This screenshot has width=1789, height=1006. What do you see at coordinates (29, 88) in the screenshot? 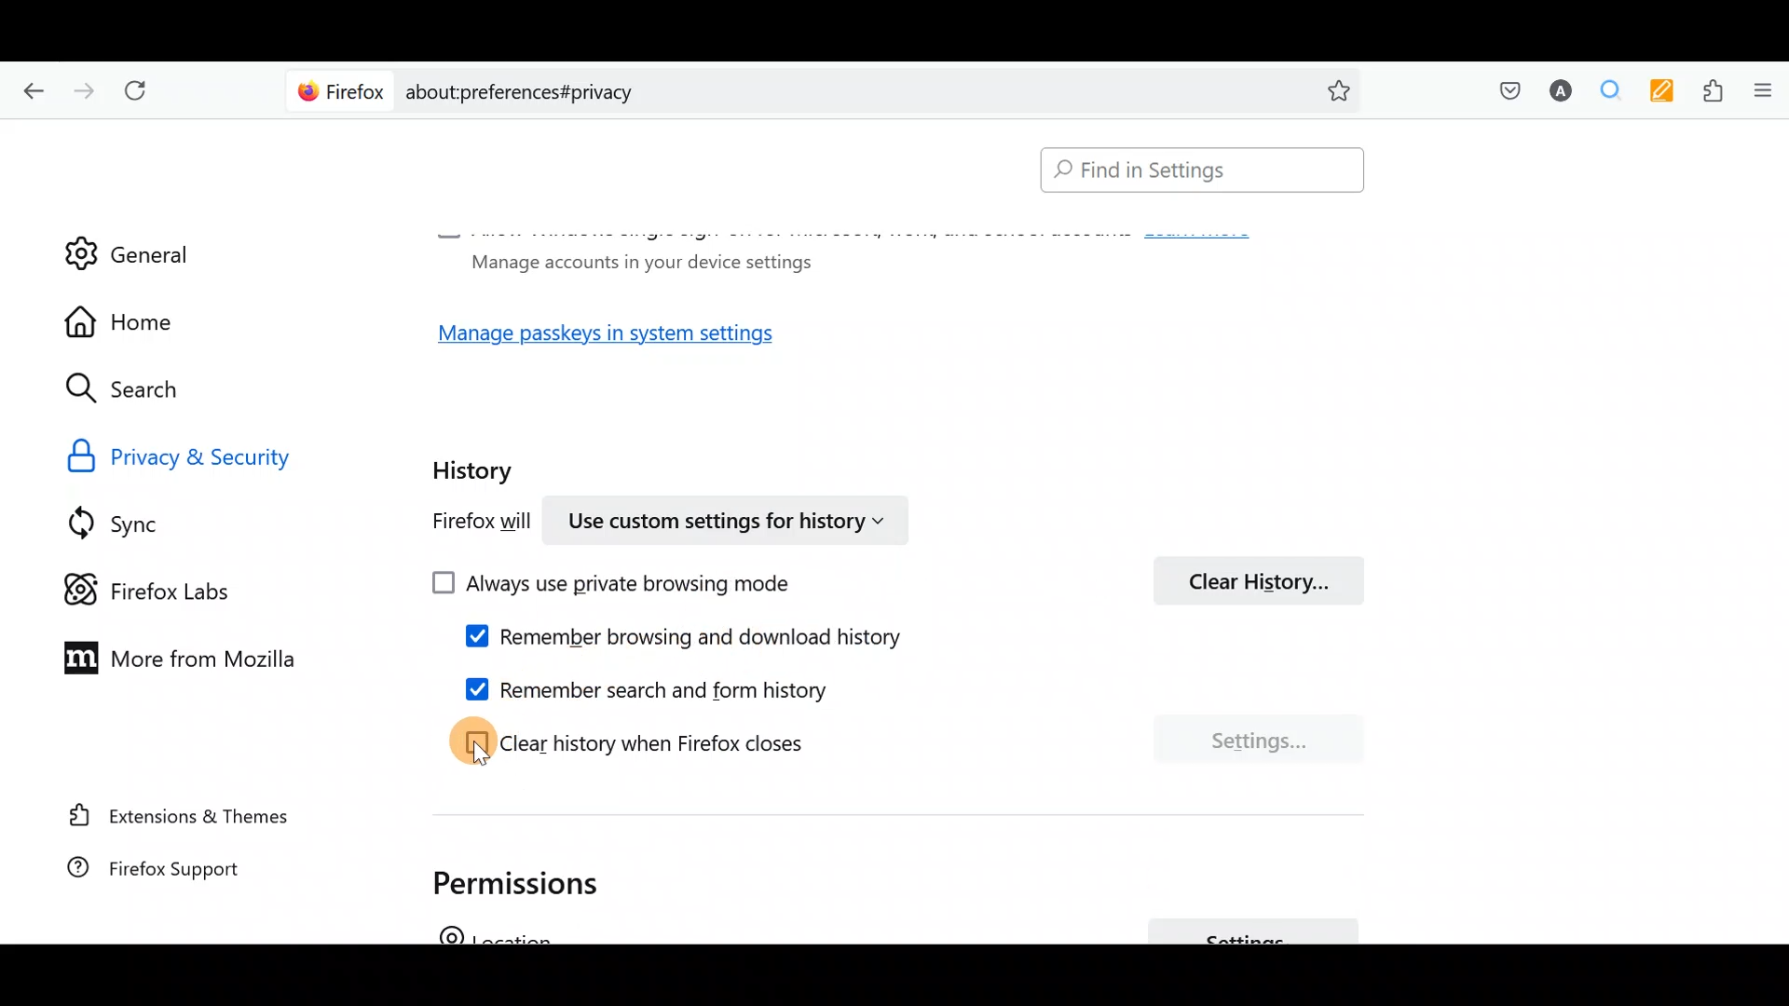
I see `Go back one page` at bounding box center [29, 88].